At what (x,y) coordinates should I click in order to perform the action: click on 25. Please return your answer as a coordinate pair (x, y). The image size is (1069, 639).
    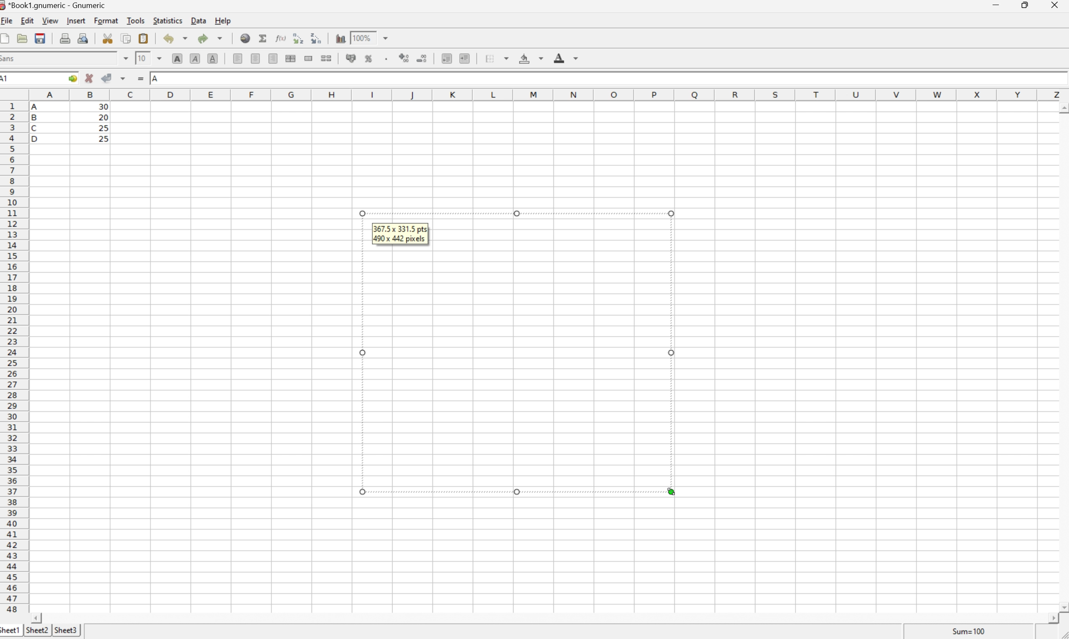
    Looking at the image, I should click on (103, 127).